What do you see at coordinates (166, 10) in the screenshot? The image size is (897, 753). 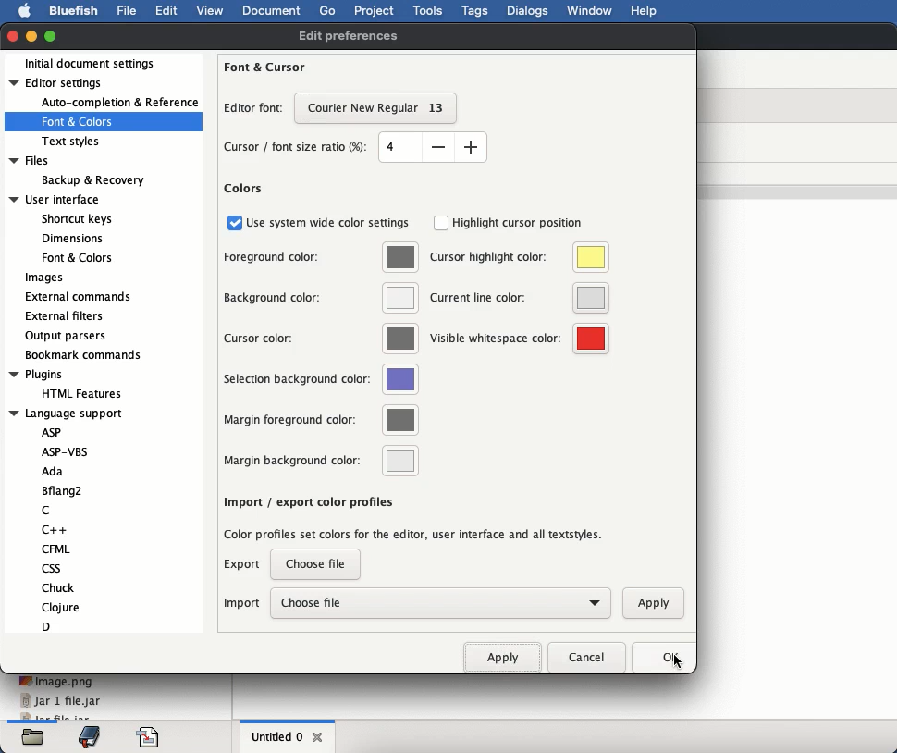 I see `edit` at bounding box center [166, 10].